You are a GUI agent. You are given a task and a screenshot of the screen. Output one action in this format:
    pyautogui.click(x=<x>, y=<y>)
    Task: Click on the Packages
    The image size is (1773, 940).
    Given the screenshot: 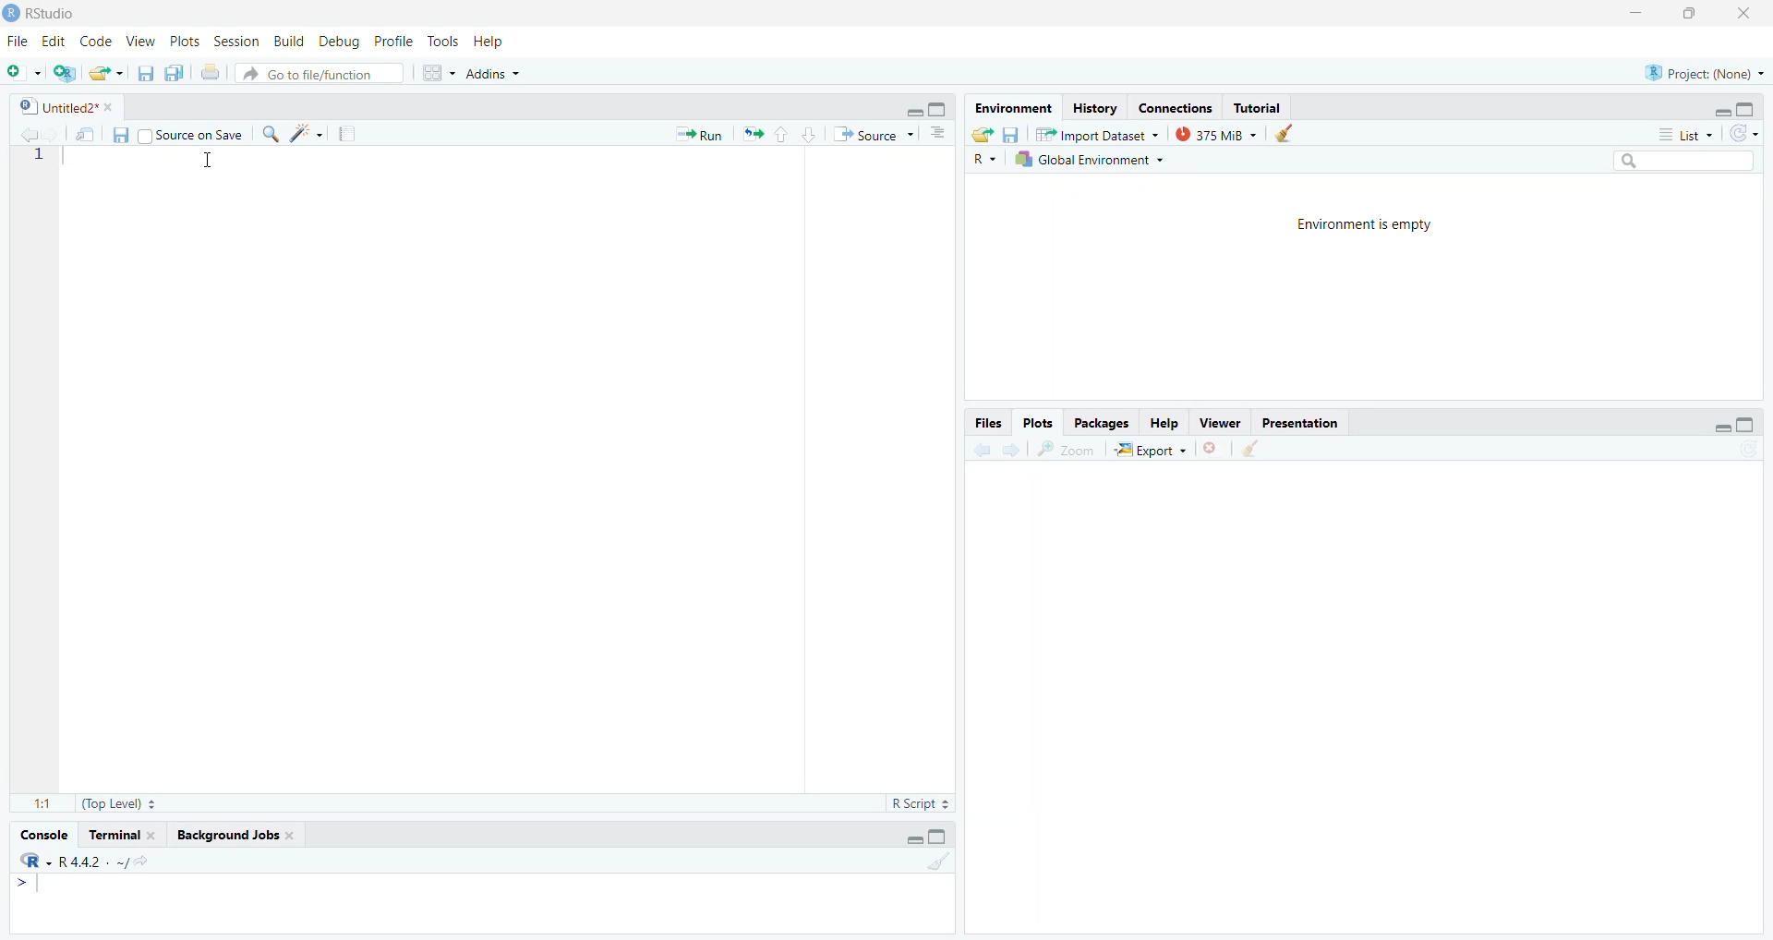 What is the action you would take?
    pyautogui.click(x=1101, y=422)
    